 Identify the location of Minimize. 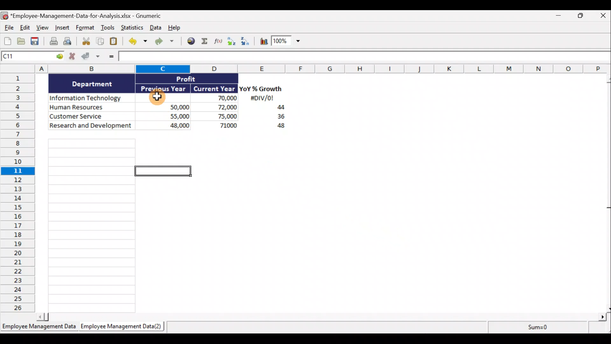
(561, 17).